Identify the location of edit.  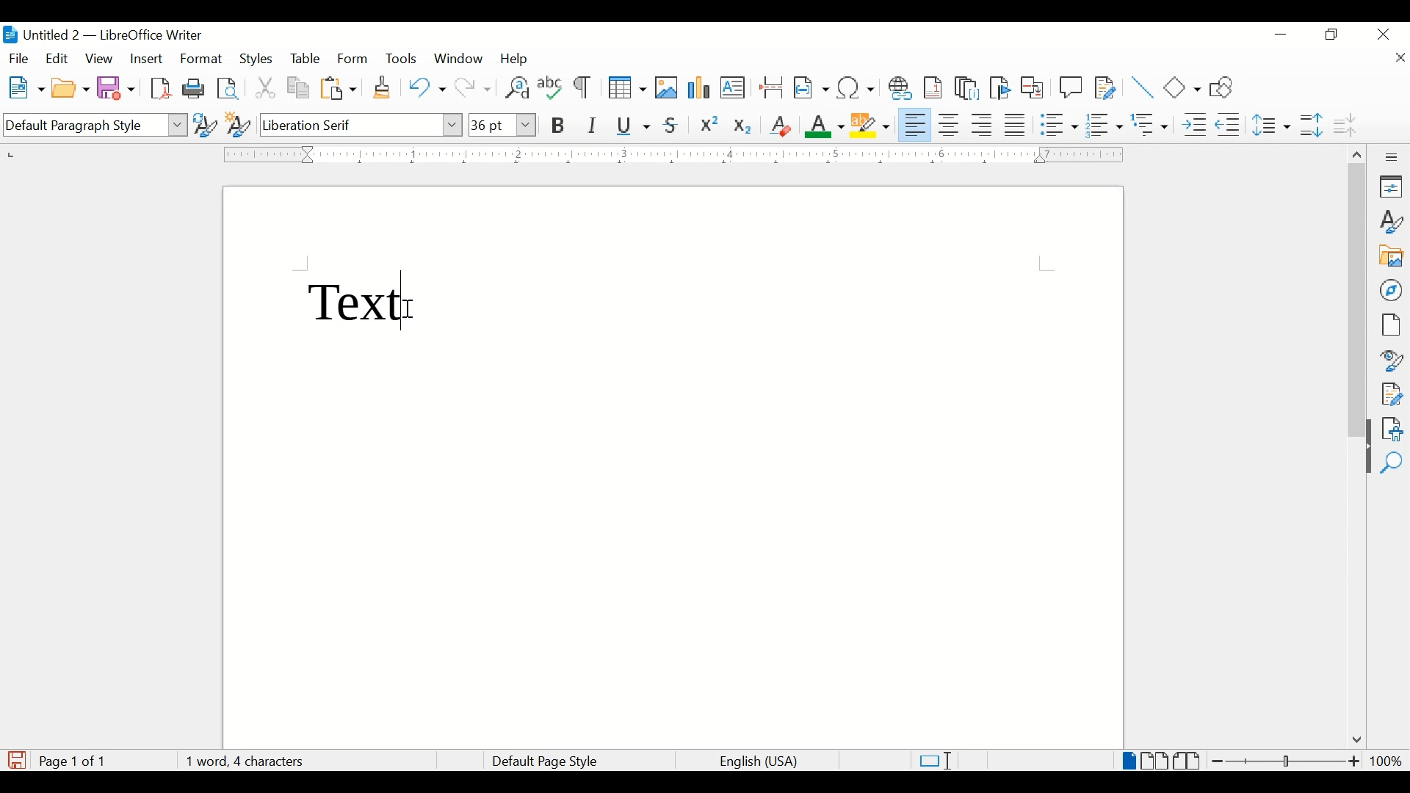
(58, 58).